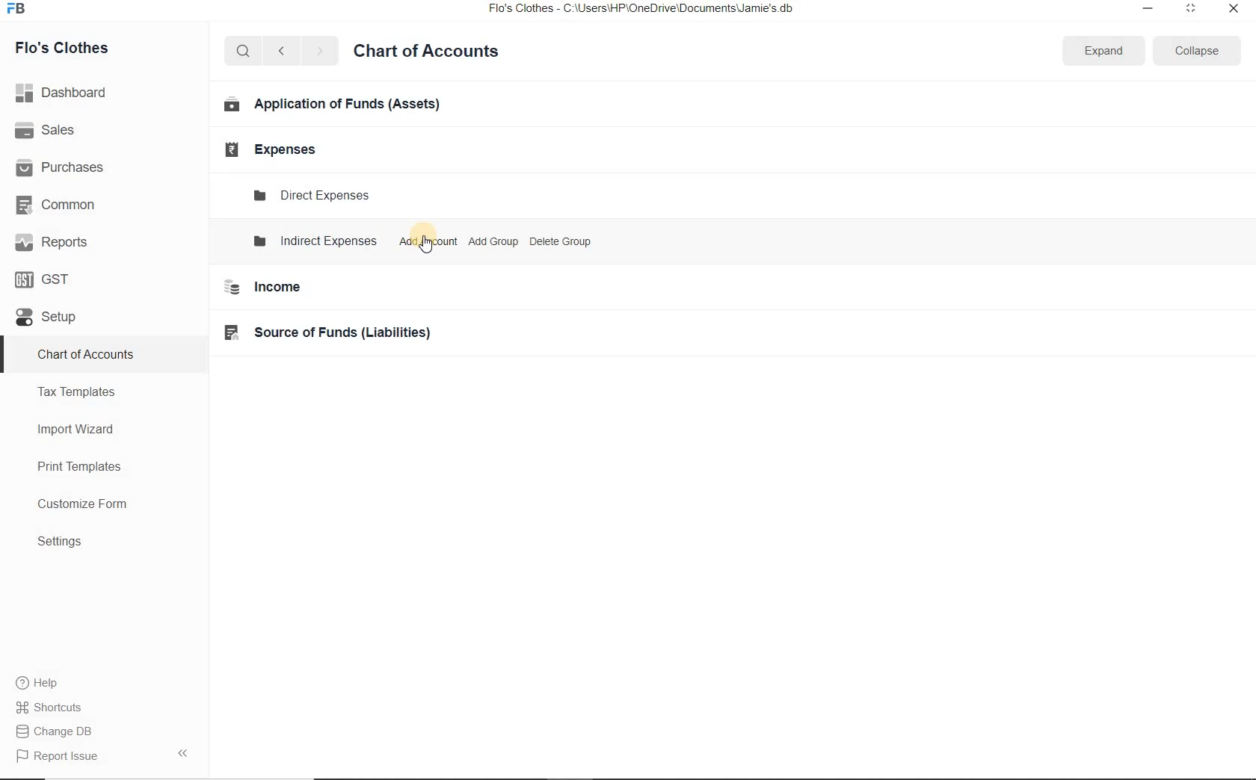  Describe the element at coordinates (313, 243) in the screenshot. I see `Indirect expenses` at that location.